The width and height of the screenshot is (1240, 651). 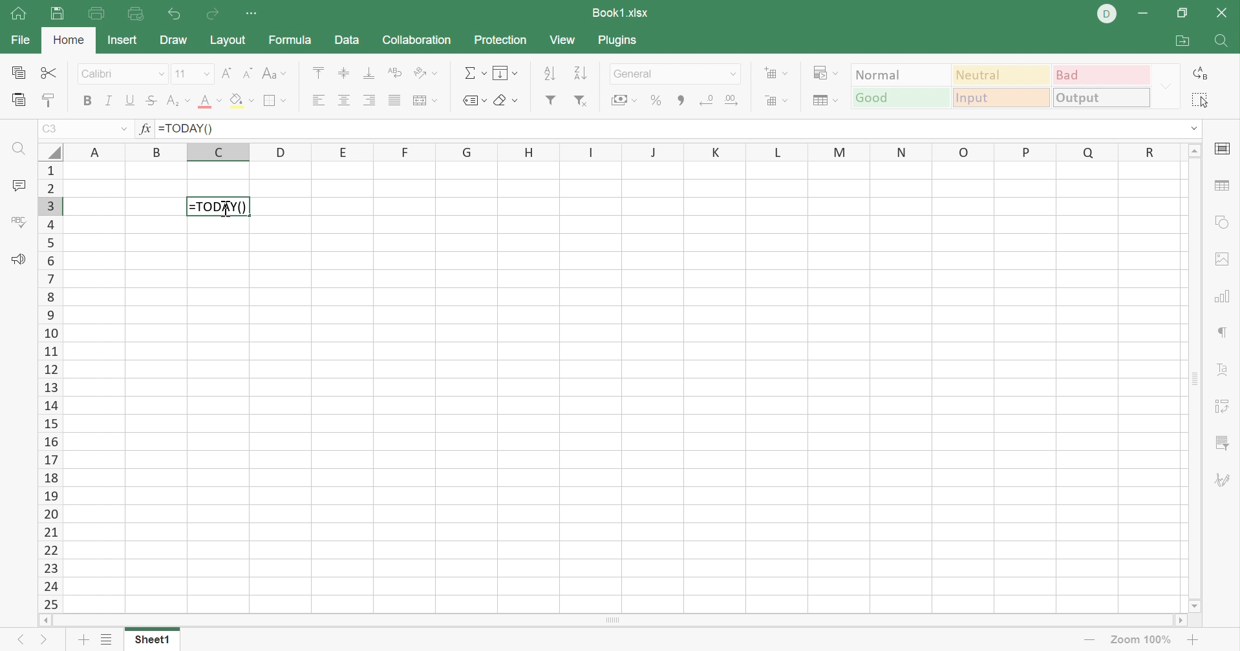 What do you see at coordinates (551, 72) in the screenshot?
I see `Ascending order` at bounding box center [551, 72].